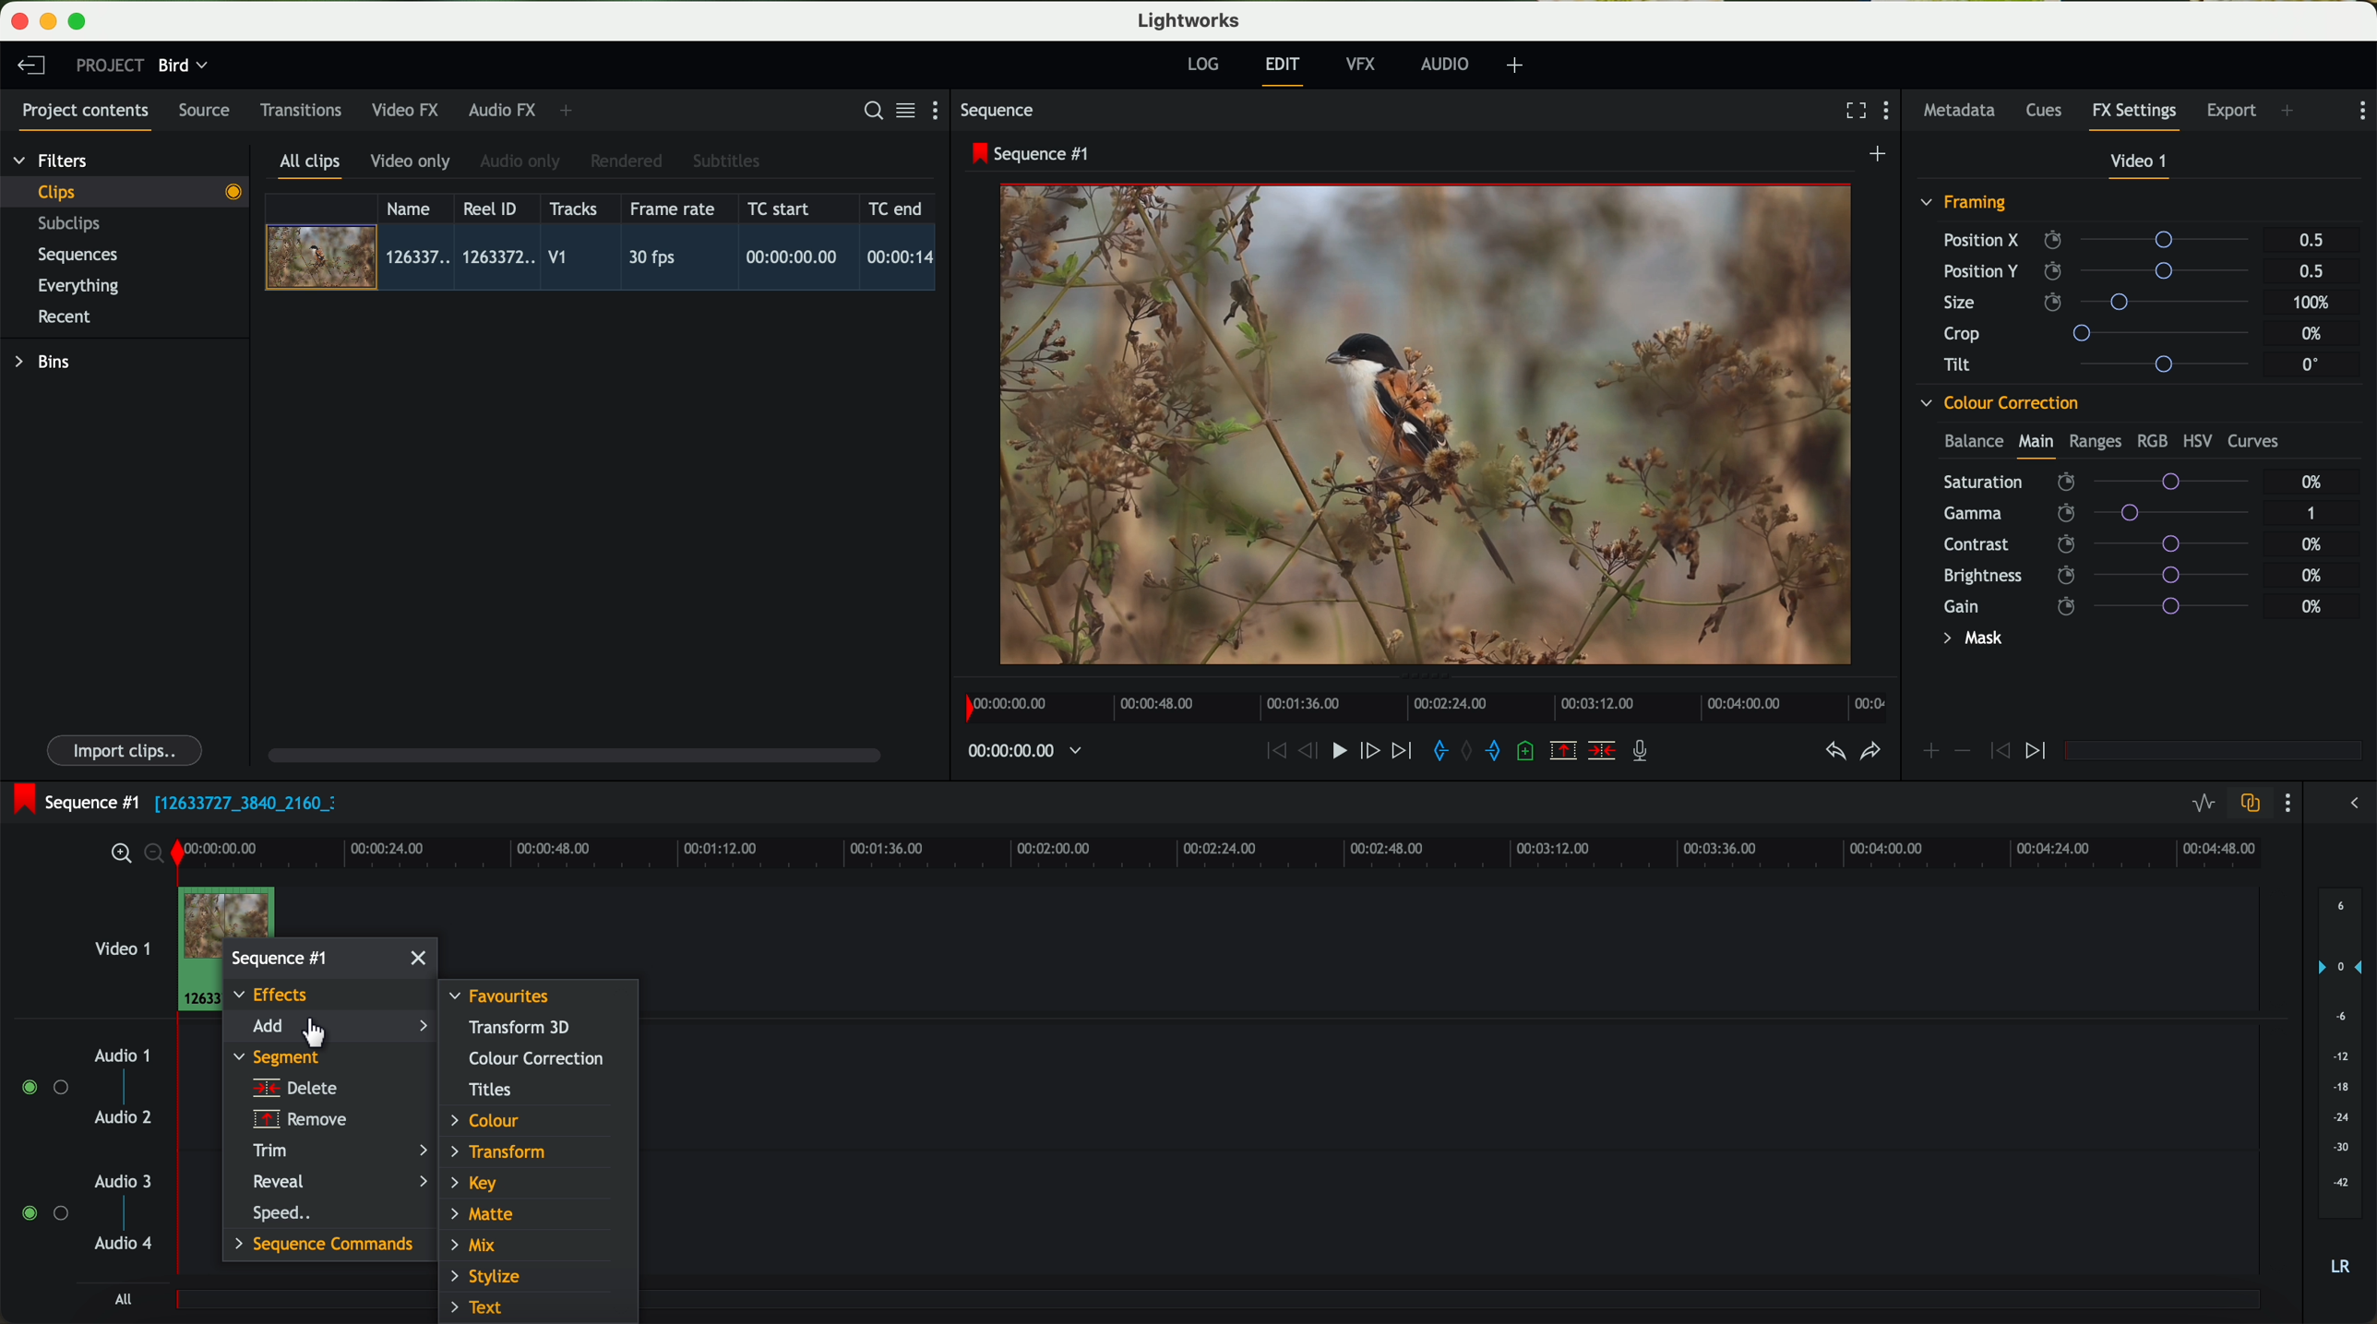 The width and height of the screenshot is (2377, 1324). Describe the element at coordinates (71, 802) in the screenshot. I see `sequence #1` at that location.